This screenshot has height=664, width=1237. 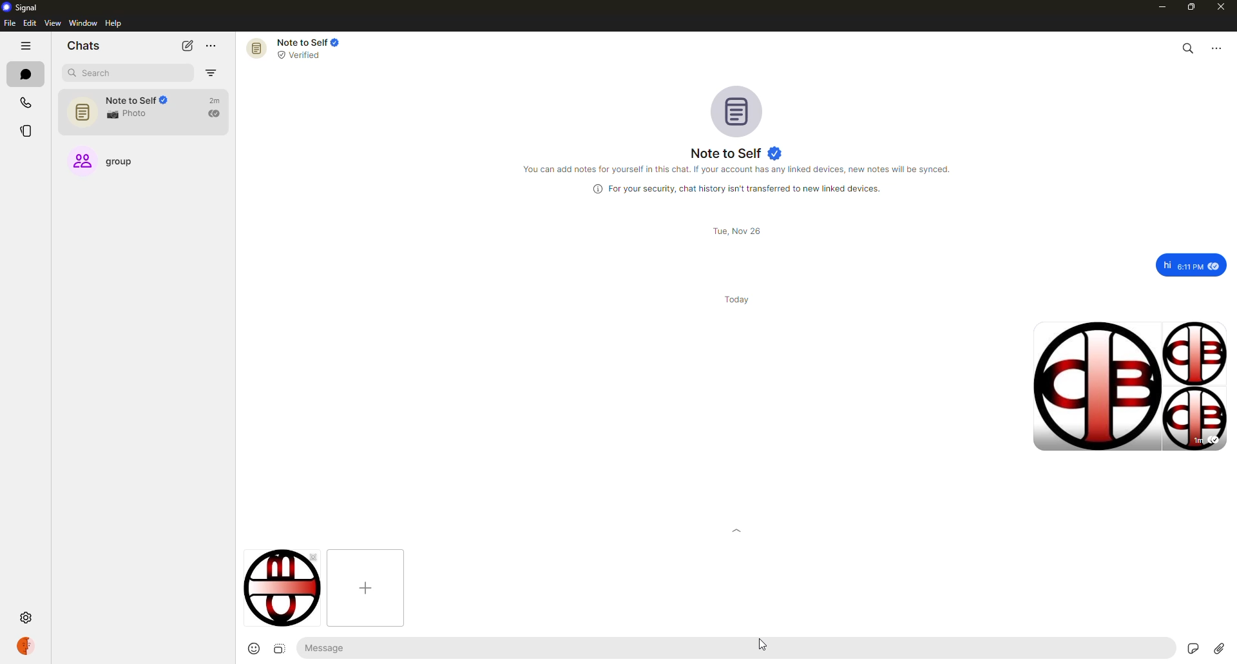 I want to click on stickers, so click(x=1191, y=647).